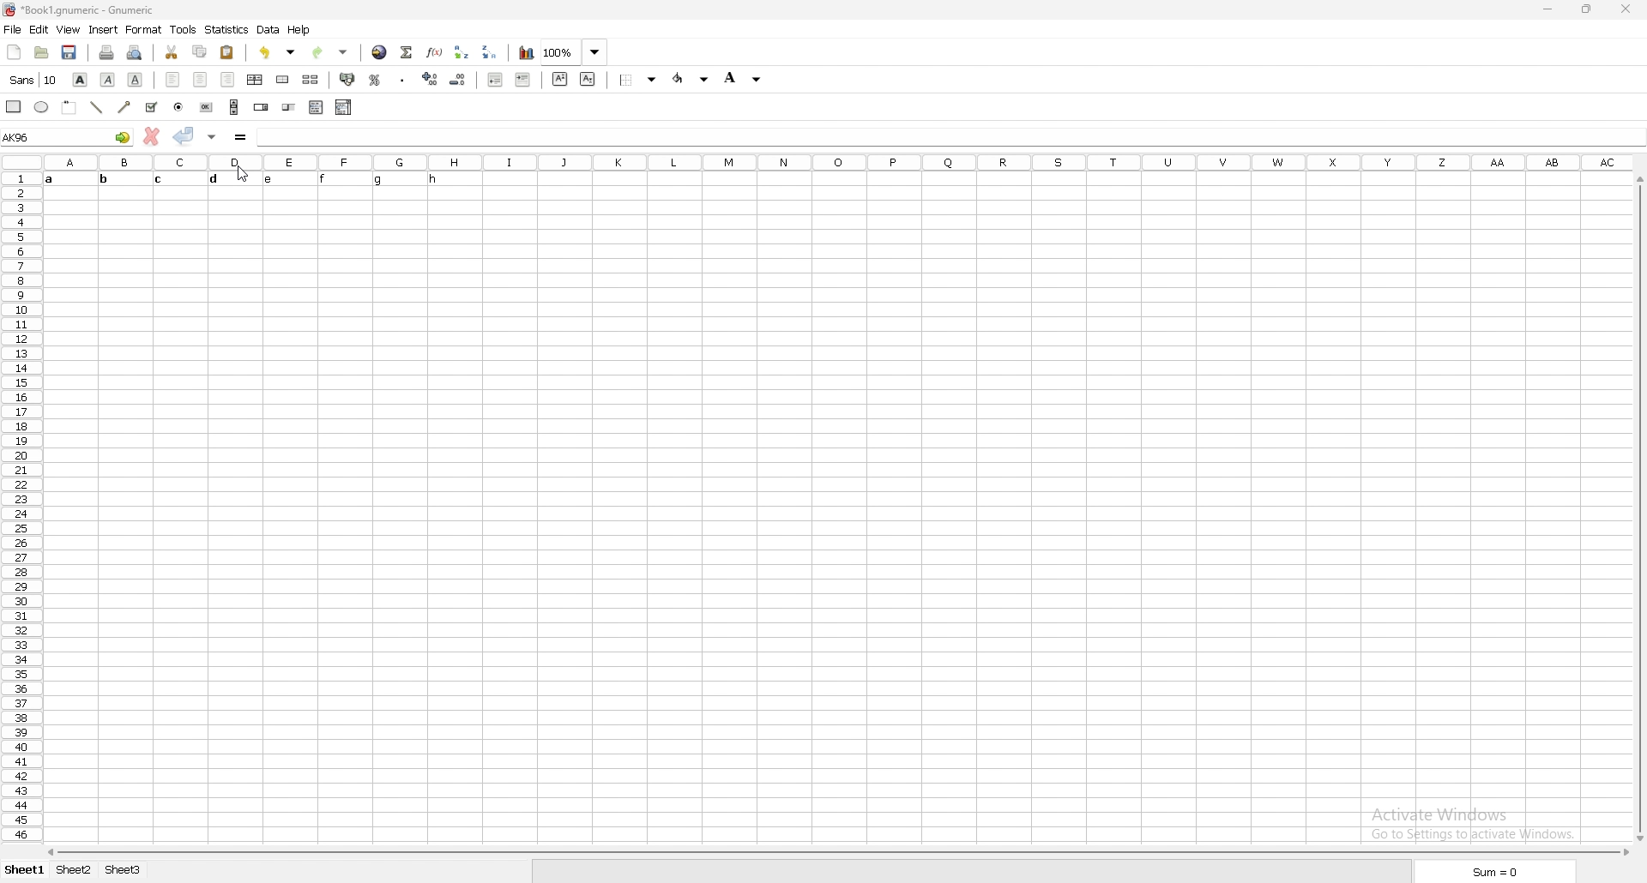 The height and width of the screenshot is (883, 1647). Describe the element at coordinates (407, 52) in the screenshot. I see `summation` at that location.